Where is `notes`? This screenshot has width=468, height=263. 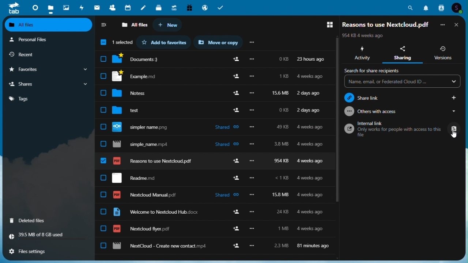
notes is located at coordinates (136, 93).